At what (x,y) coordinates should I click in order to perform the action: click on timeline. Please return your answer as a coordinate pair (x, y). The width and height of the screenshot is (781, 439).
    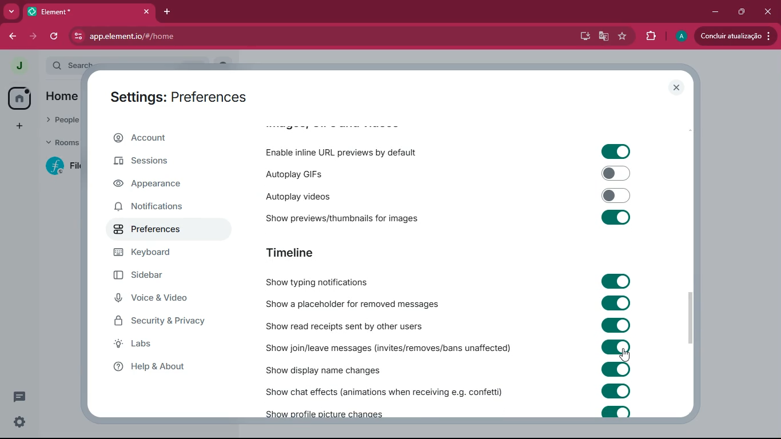
    Looking at the image, I should click on (312, 252).